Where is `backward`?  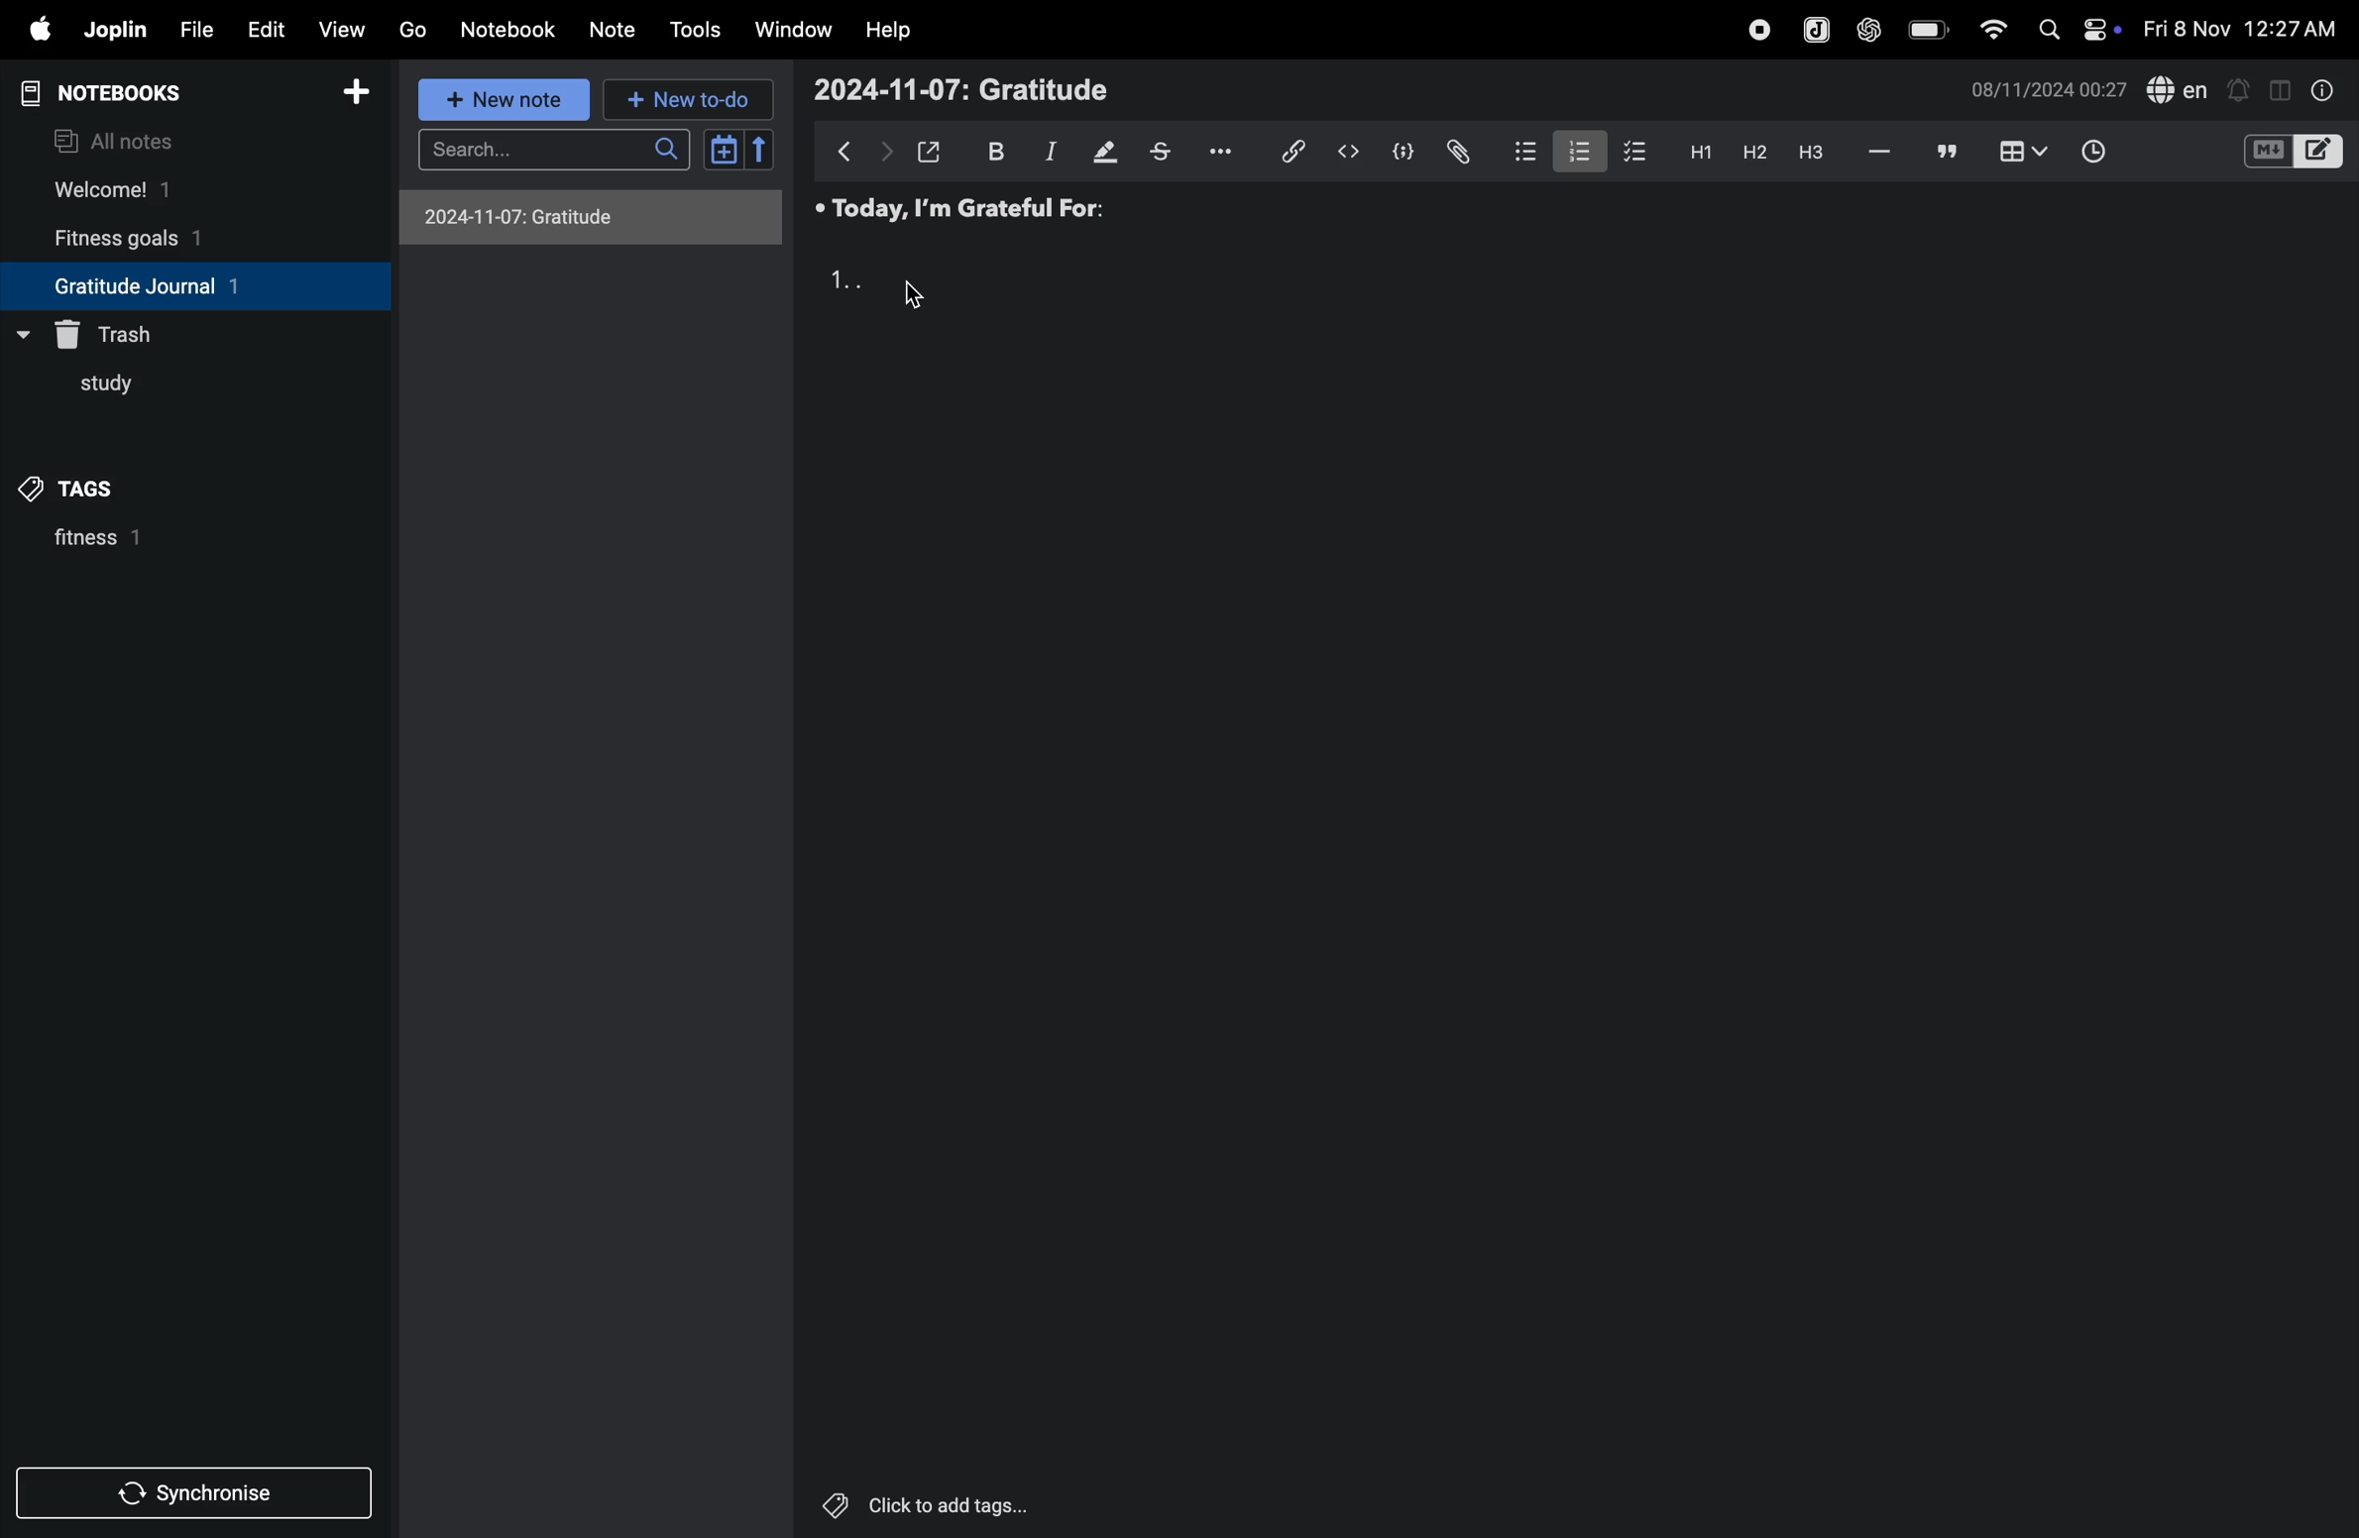 backward is located at coordinates (846, 151).